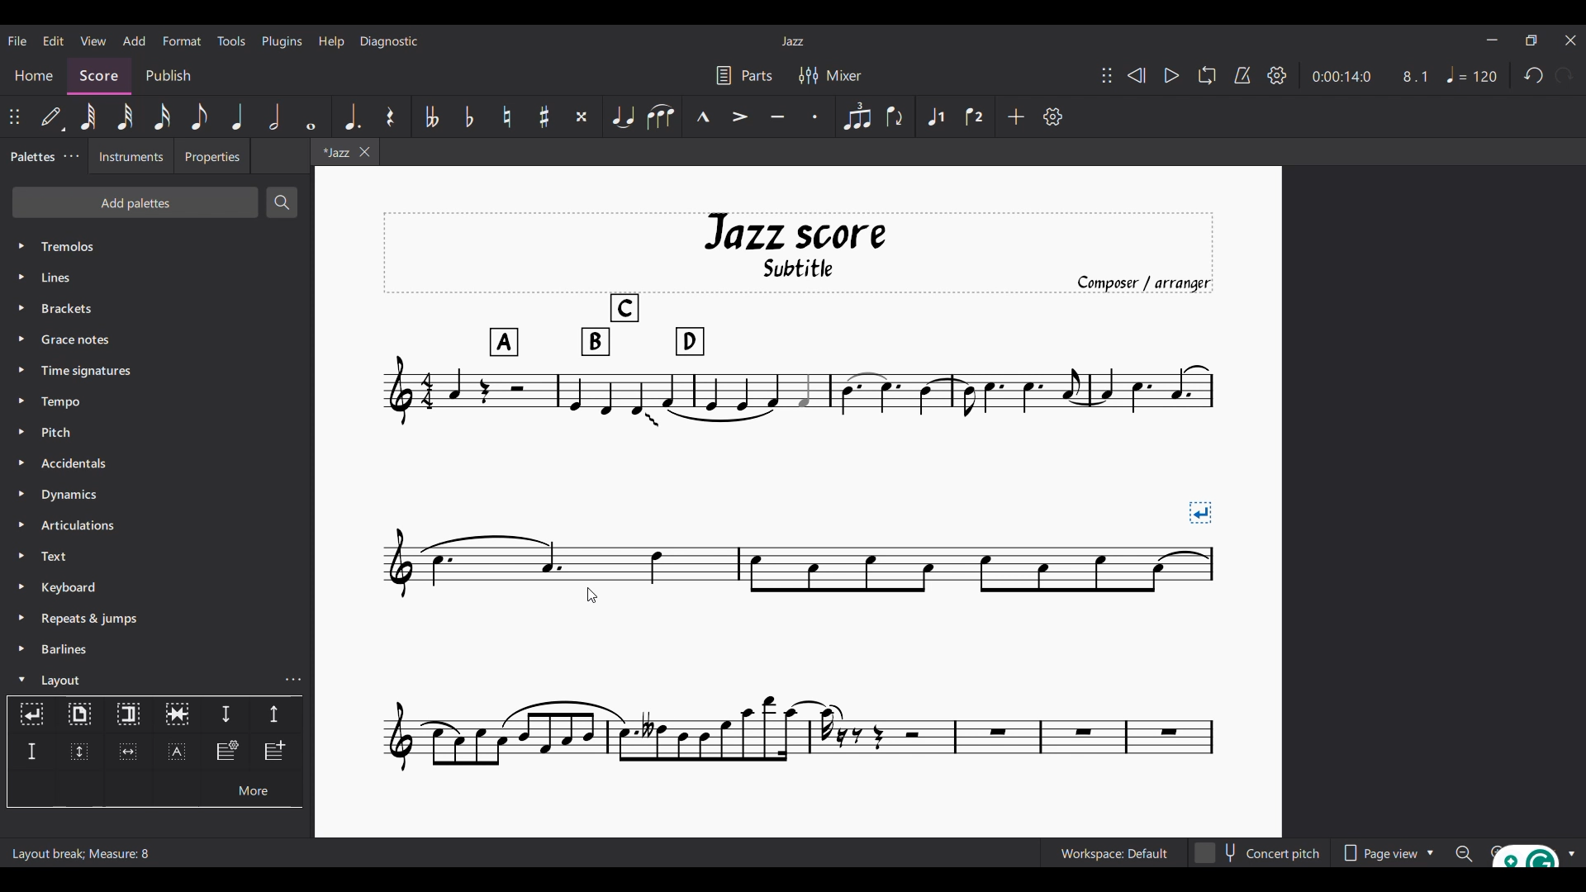 The image size is (1586, 892). Describe the element at coordinates (129, 715) in the screenshot. I see `Section break` at that location.